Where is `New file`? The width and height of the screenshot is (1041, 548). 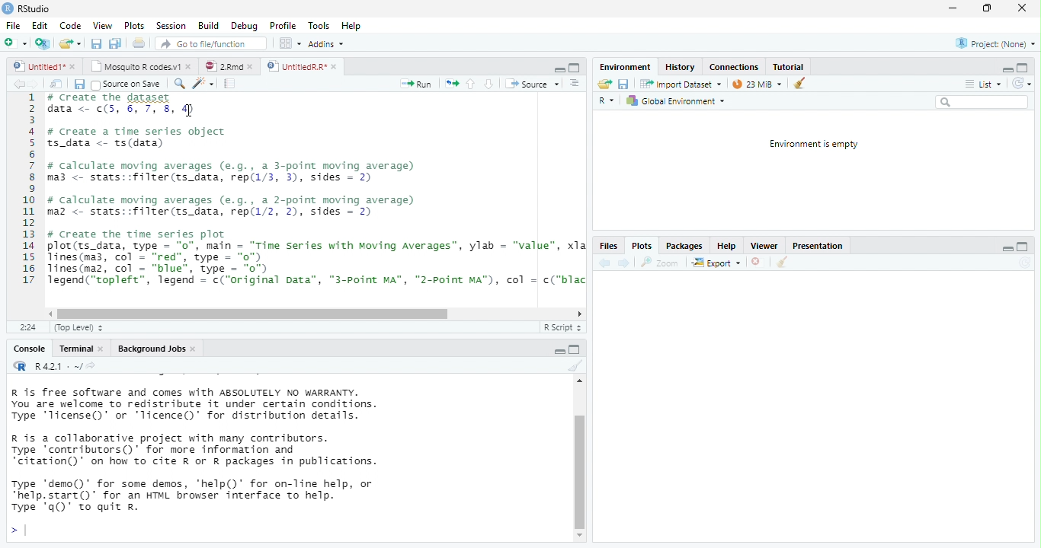
New file is located at coordinates (14, 43).